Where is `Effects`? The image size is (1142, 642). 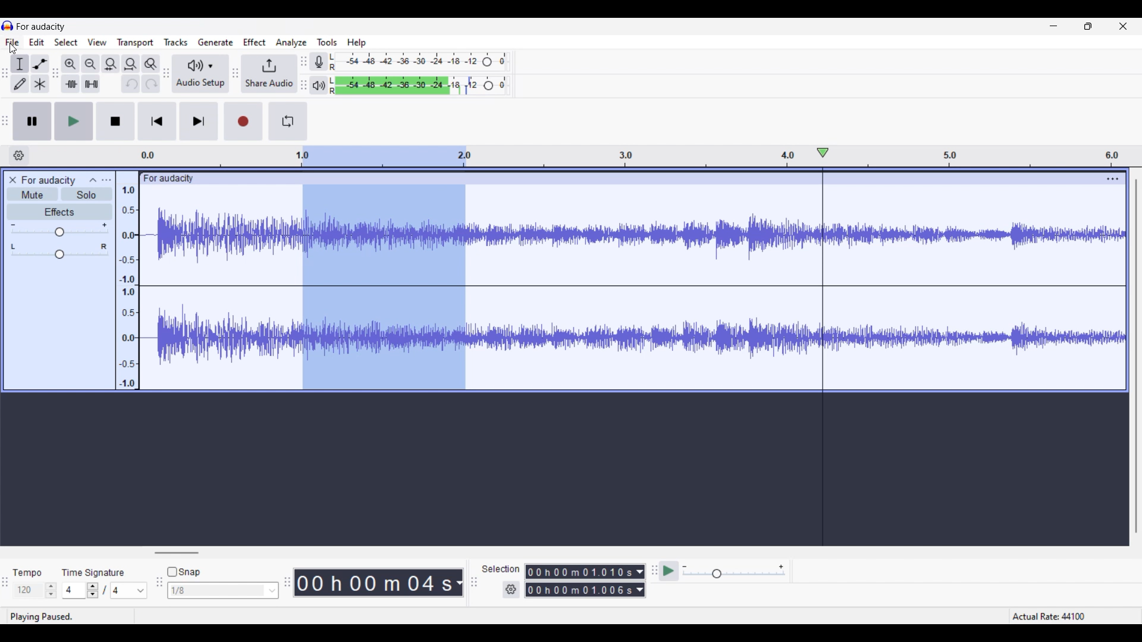
Effects is located at coordinates (59, 212).